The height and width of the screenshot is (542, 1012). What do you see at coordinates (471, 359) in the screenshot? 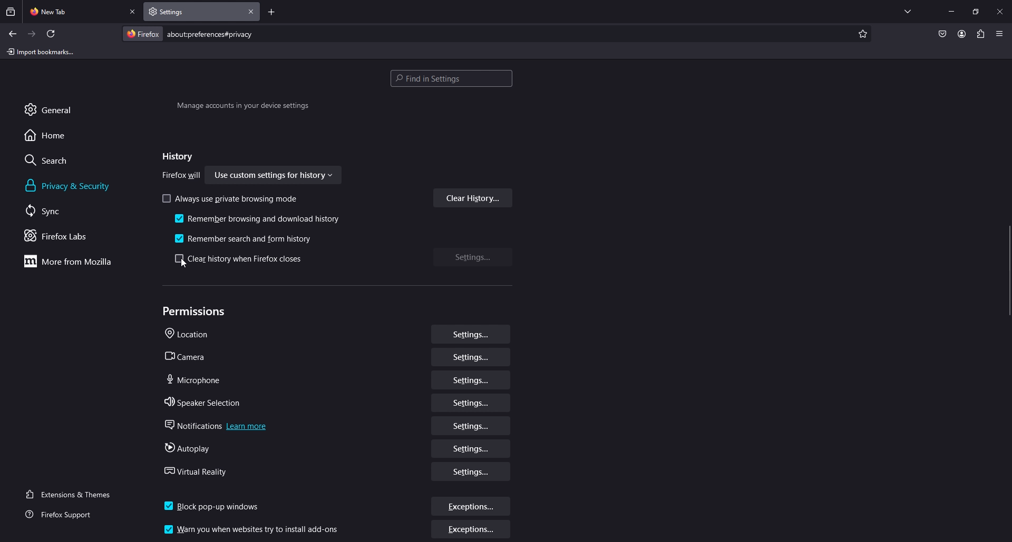
I see `settings` at bounding box center [471, 359].